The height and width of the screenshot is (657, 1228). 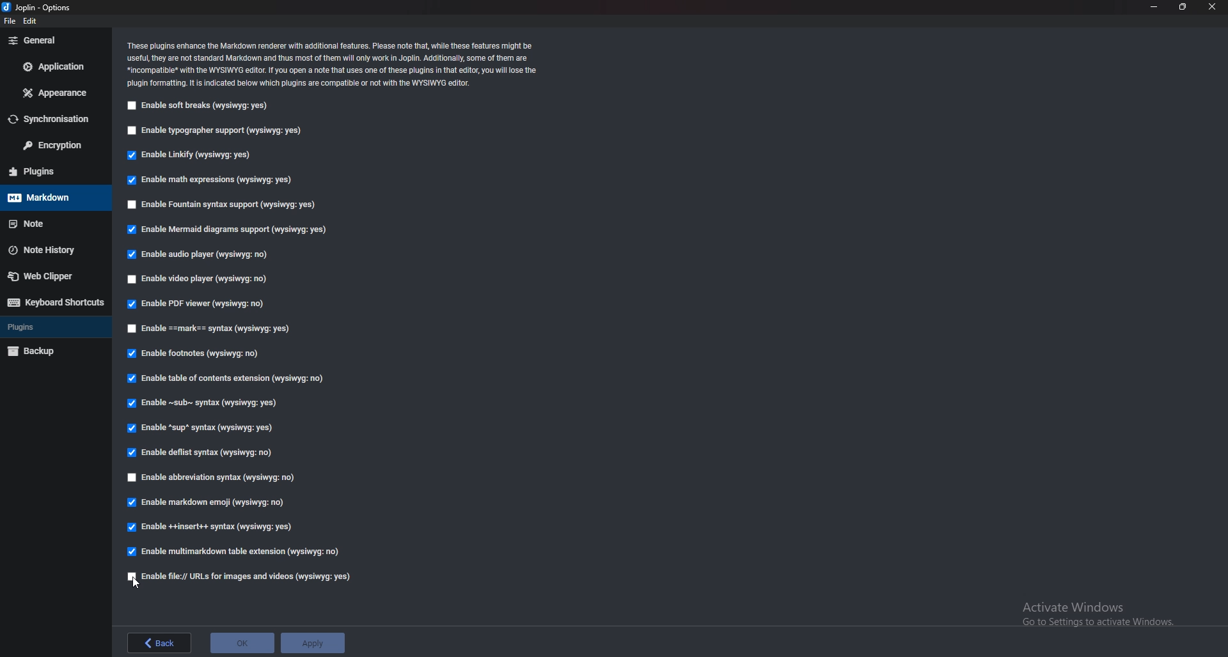 I want to click on markdown Info, so click(x=333, y=64).